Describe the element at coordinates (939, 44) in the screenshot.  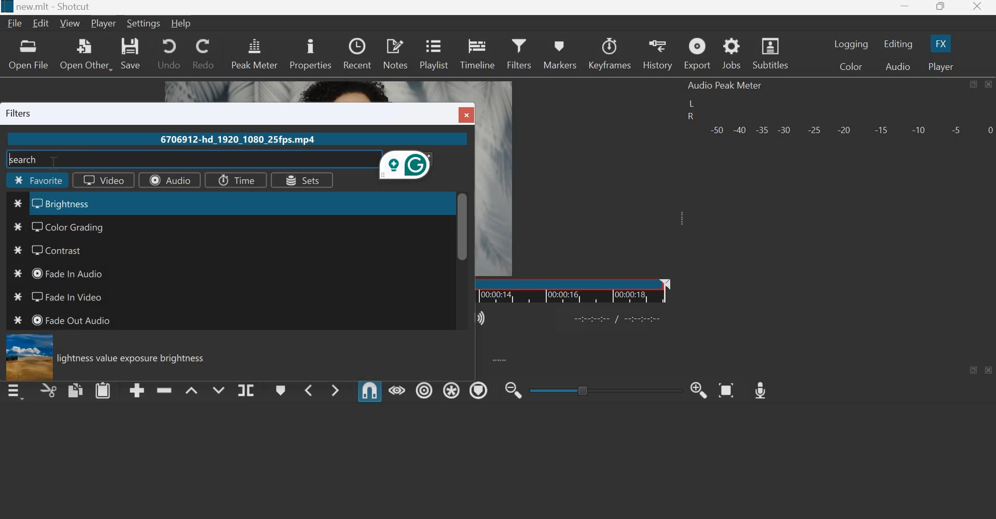
I see `FX` at that location.